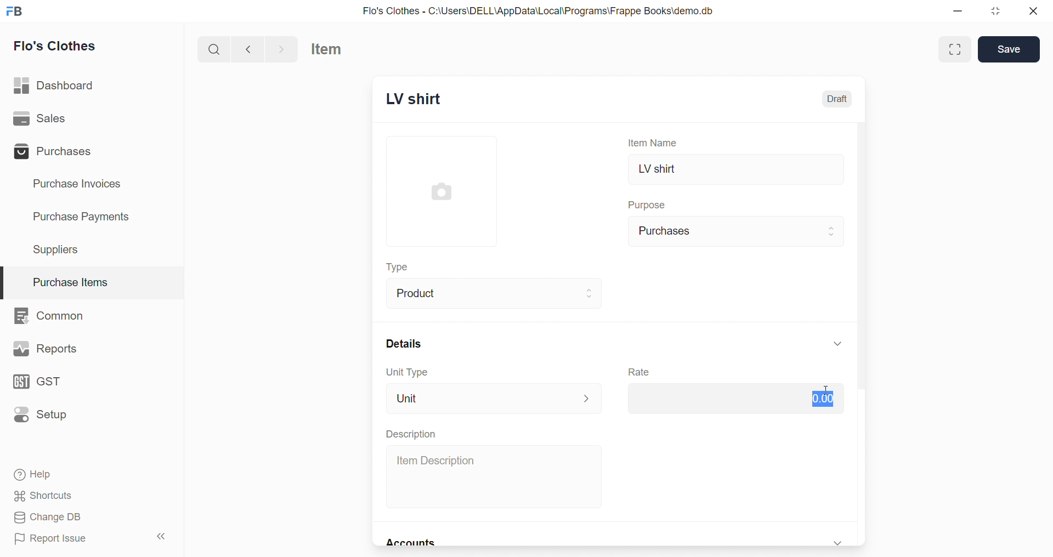 This screenshot has height=557, width=1053. What do you see at coordinates (996, 11) in the screenshot?
I see `resize` at bounding box center [996, 11].